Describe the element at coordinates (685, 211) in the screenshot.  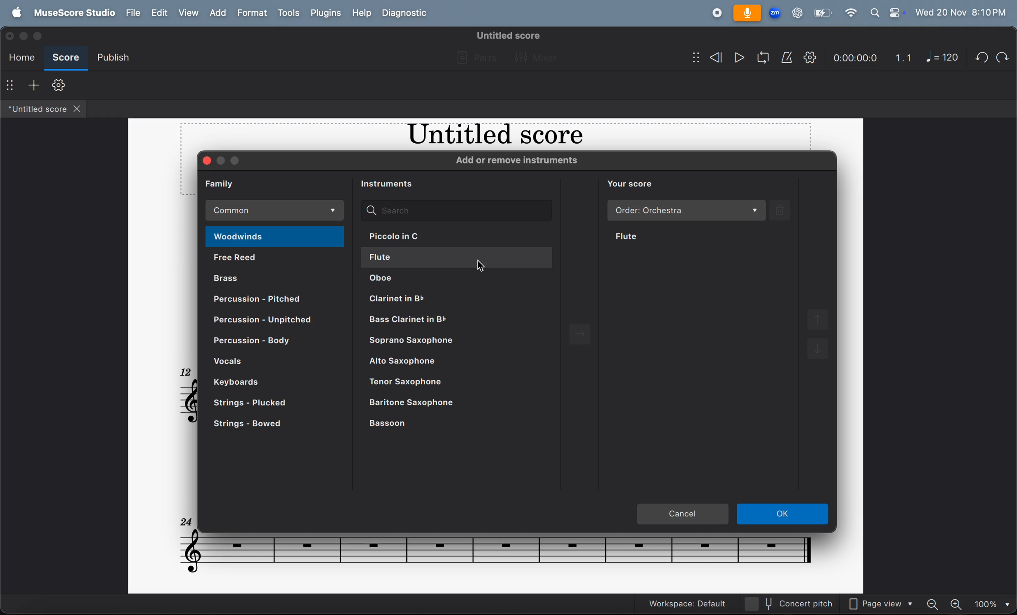
I see `order orchestra` at that location.